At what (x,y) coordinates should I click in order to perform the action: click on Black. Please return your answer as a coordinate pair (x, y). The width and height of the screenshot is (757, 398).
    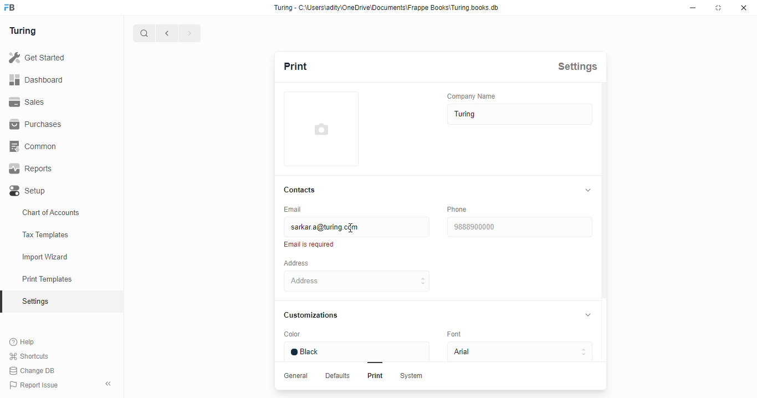
    Looking at the image, I should click on (359, 351).